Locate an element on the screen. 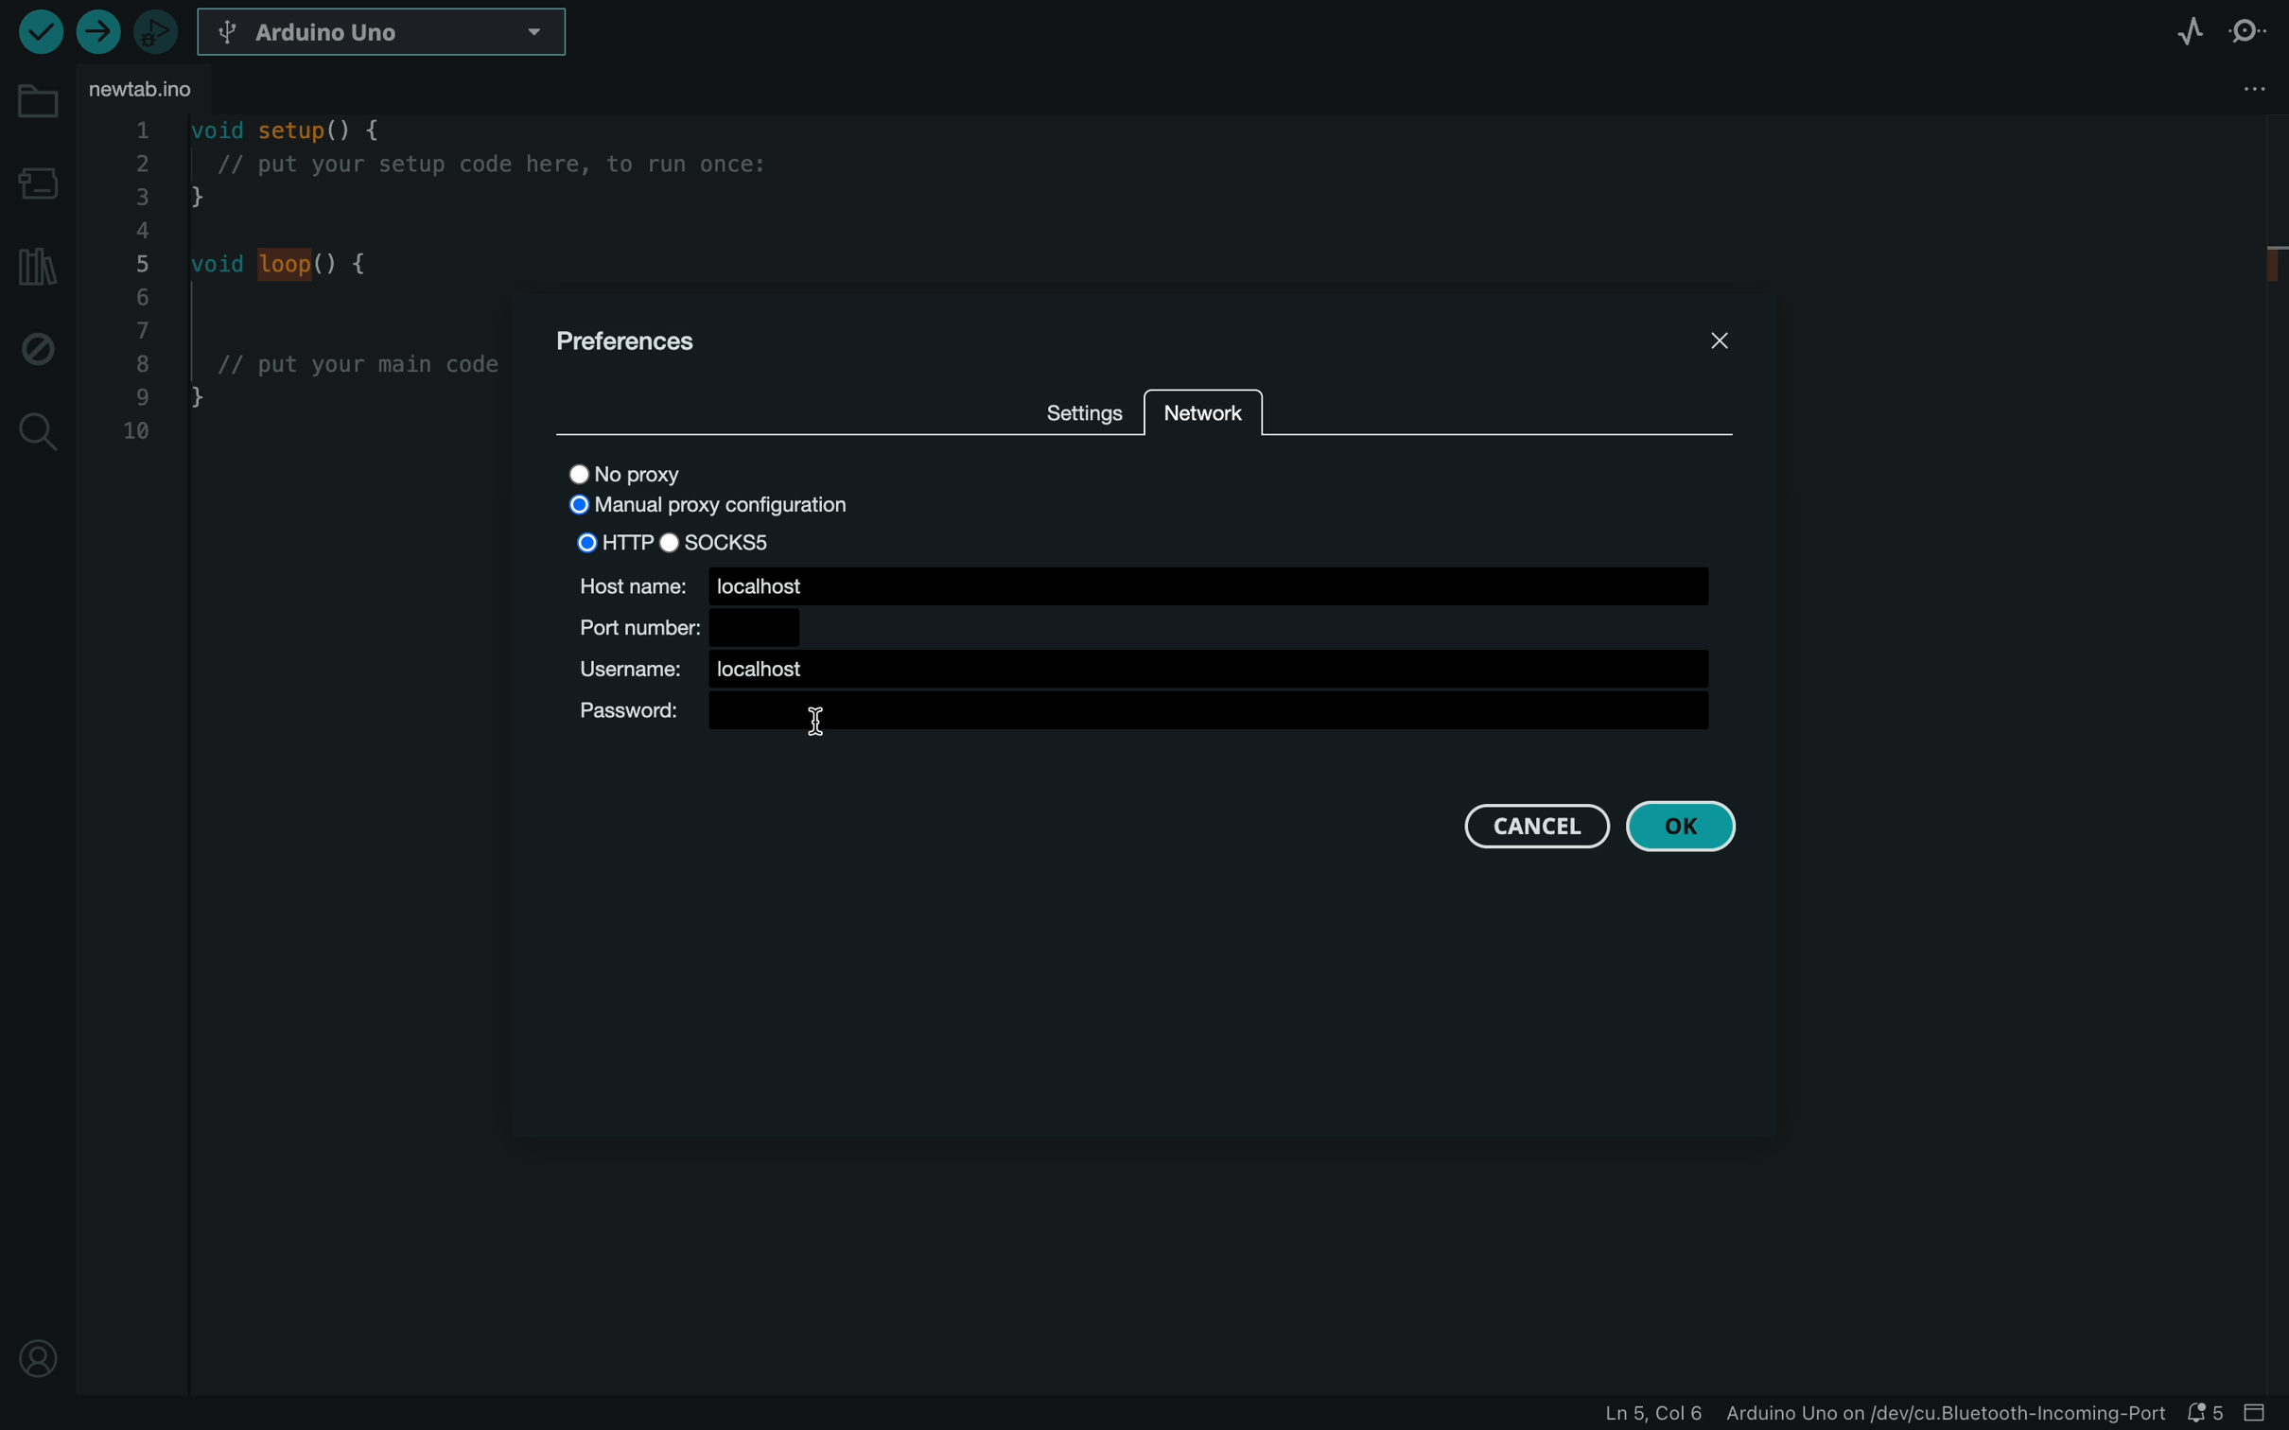 The width and height of the screenshot is (2289, 1430). file tab is located at coordinates (153, 93).